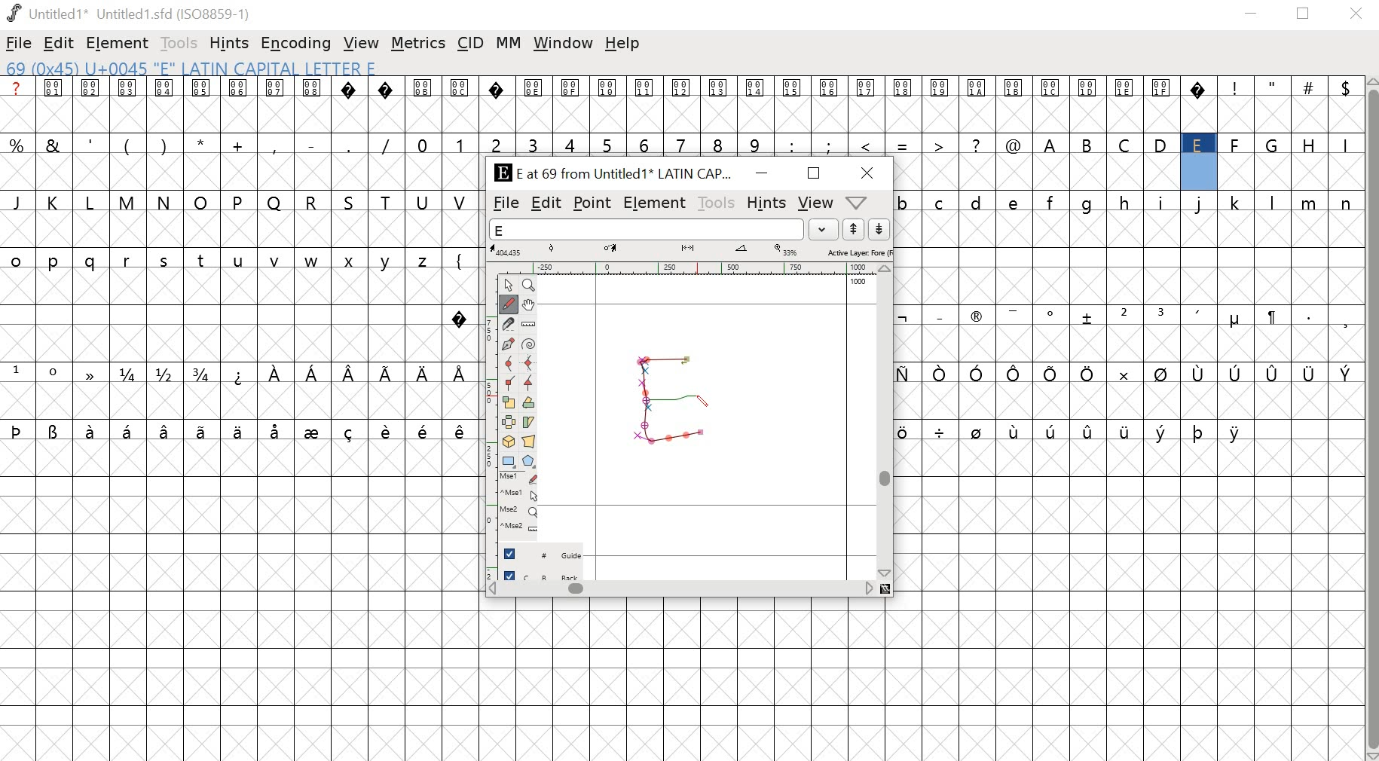 Image resolution: width=1379 pixels, height=761 pixels. Describe the element at coordinates (1129, 202) in the screenshot. I see `lowercase alphabets` at that location.